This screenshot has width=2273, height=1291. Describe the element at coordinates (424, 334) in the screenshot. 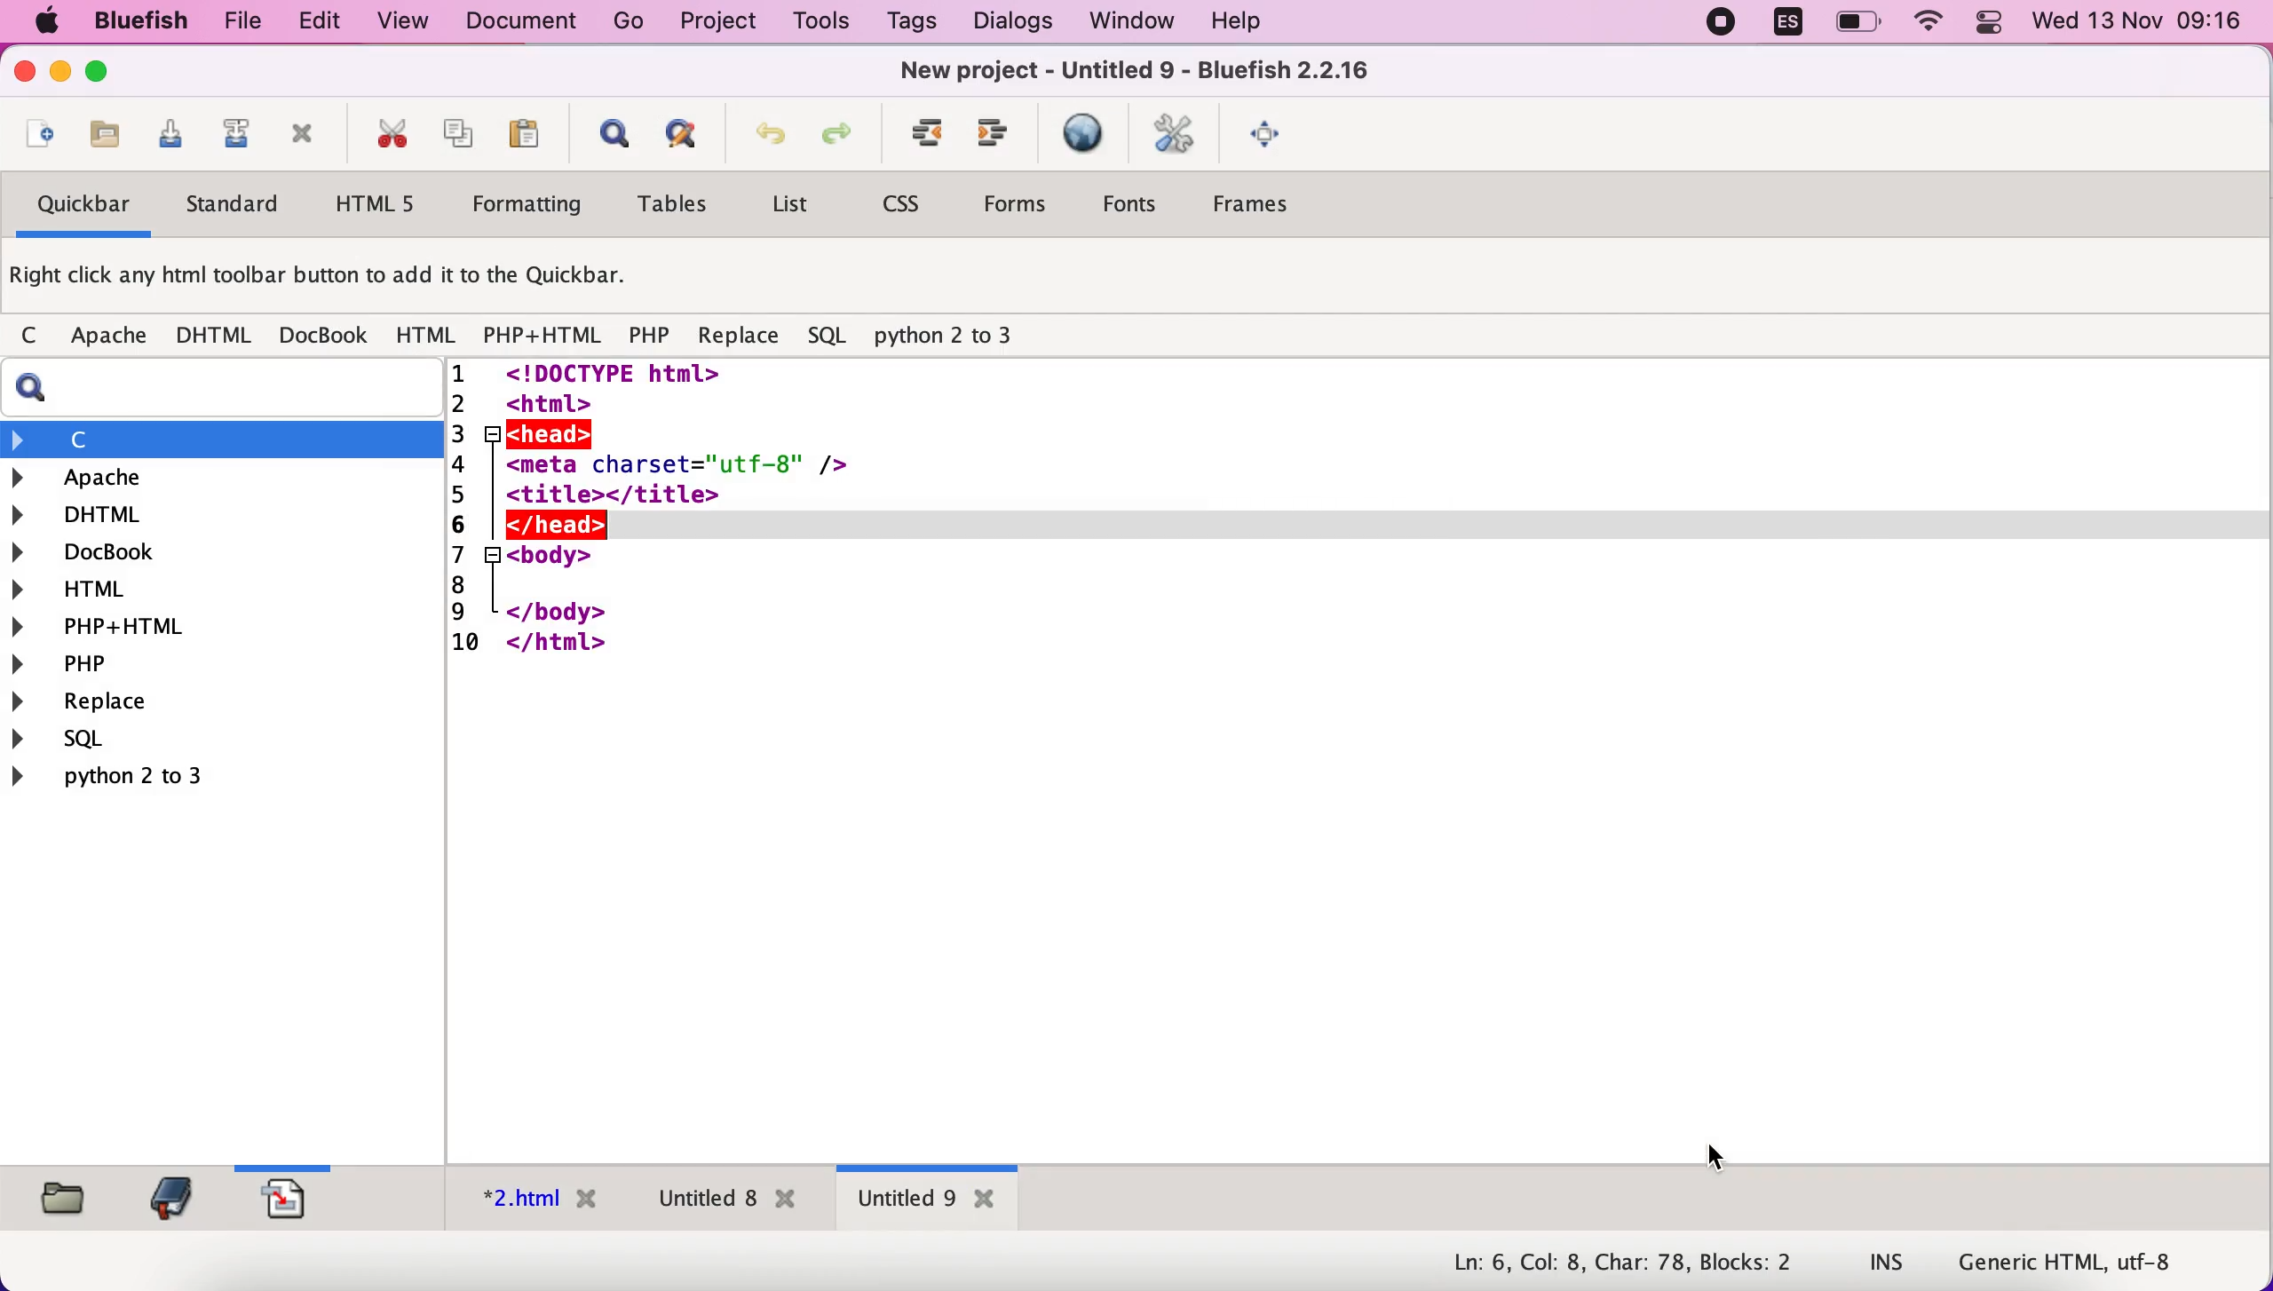

I see `html` at that location.